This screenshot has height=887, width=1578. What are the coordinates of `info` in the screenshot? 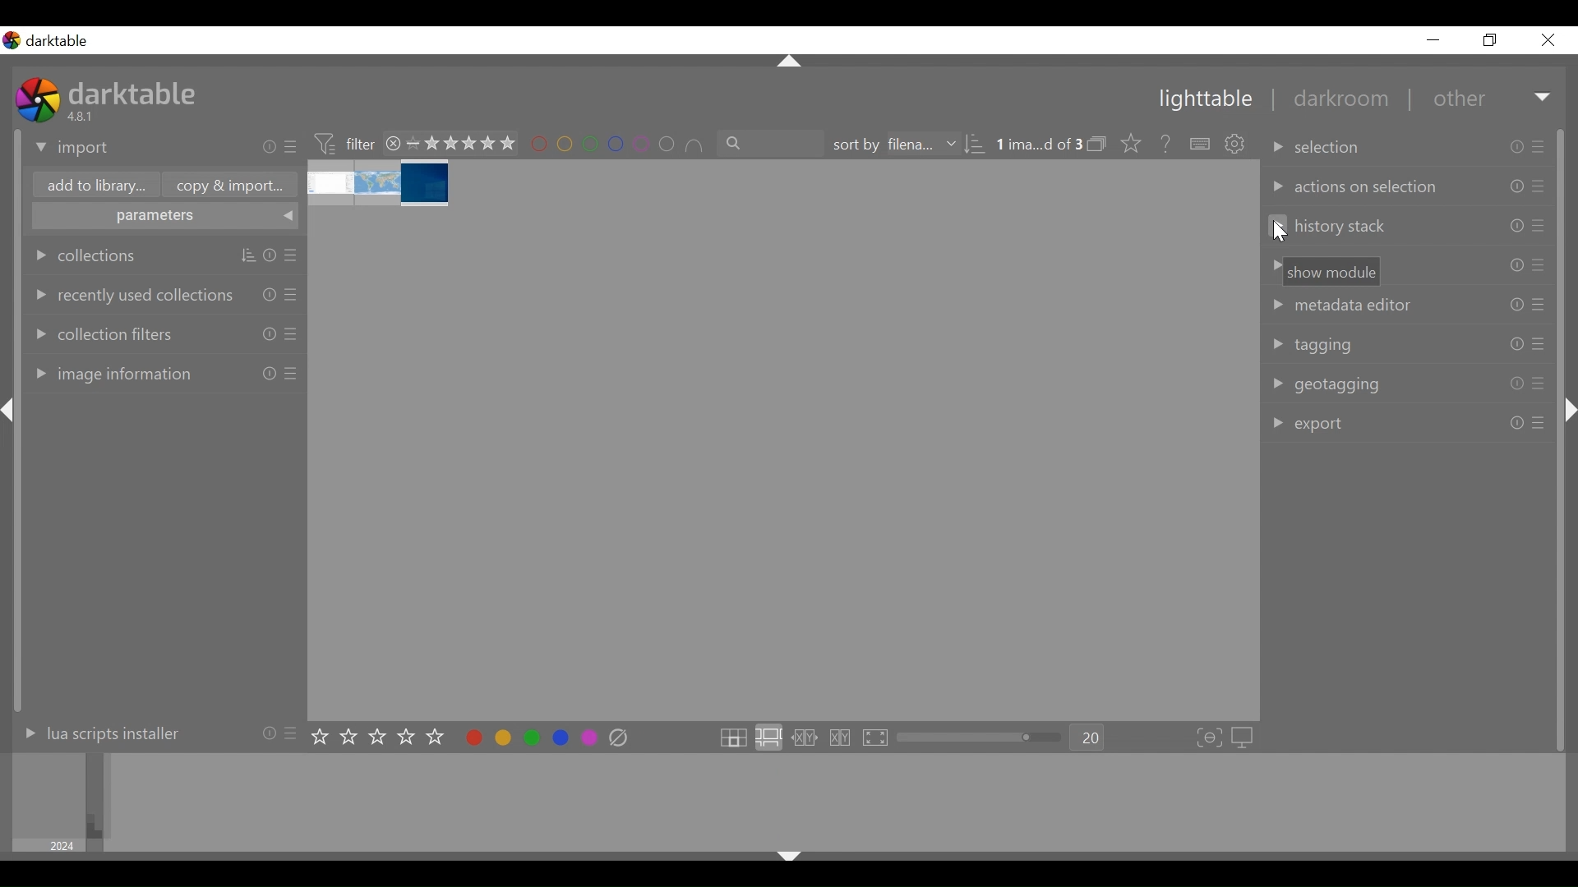 It's located at (270, 373).